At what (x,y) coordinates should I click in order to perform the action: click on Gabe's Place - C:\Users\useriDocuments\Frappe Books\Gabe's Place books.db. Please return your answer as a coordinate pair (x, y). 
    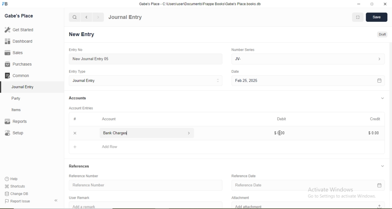
    Looking at the image, I should click on (201, 4).